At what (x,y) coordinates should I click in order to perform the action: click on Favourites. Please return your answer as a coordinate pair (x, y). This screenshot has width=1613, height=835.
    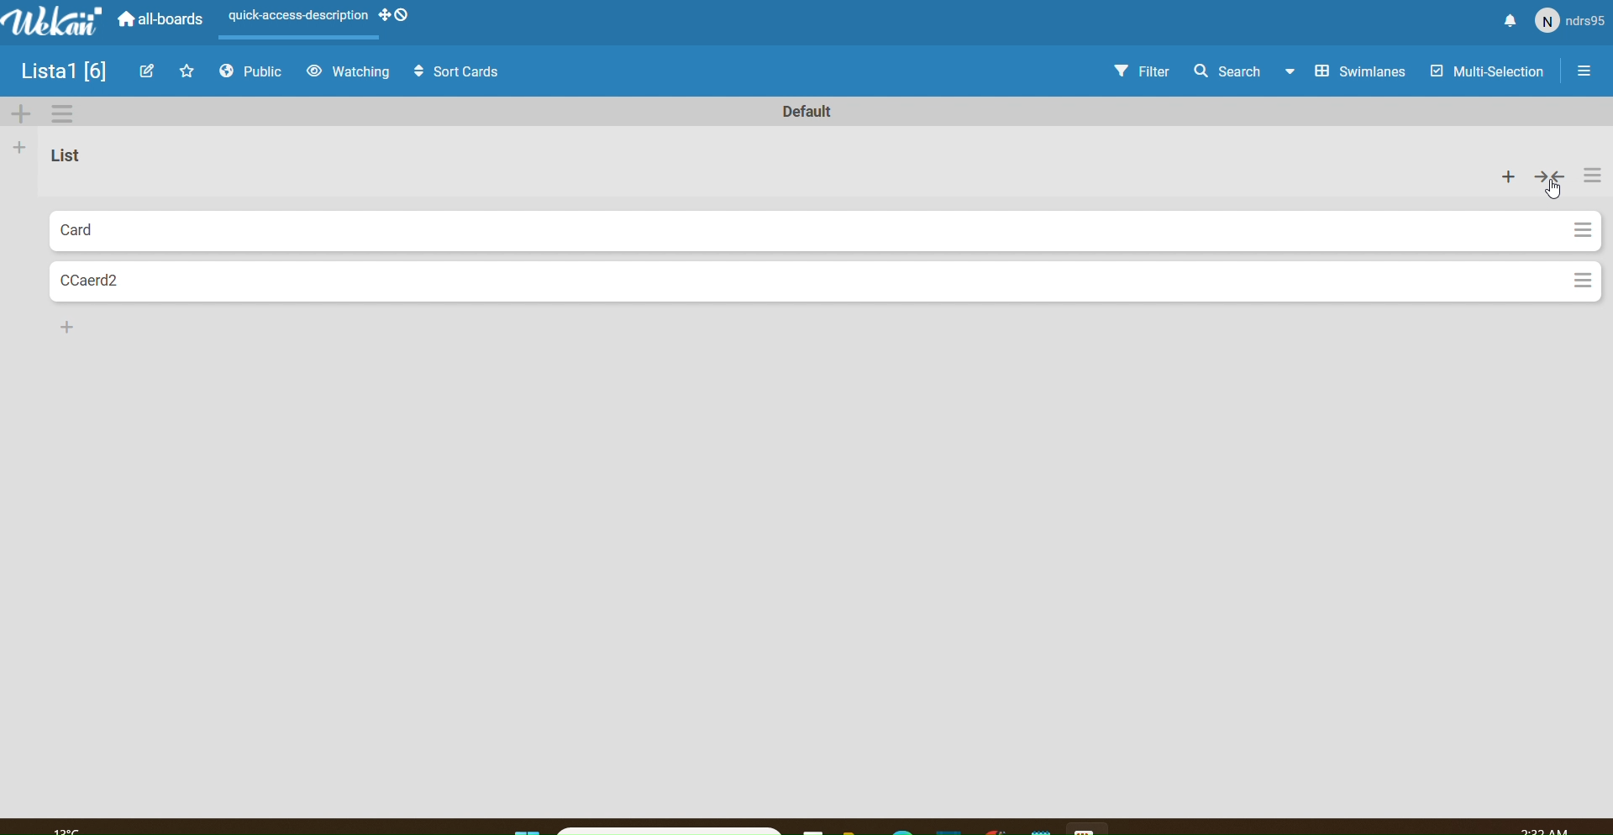
    Looking at the image, I should click on (189, 71).